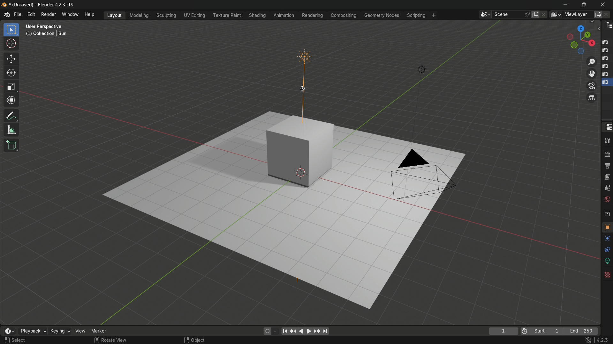  What do you see at coordinates (284, 15) in the screenshot?
I see `animation` at bounding box center [284, 15].